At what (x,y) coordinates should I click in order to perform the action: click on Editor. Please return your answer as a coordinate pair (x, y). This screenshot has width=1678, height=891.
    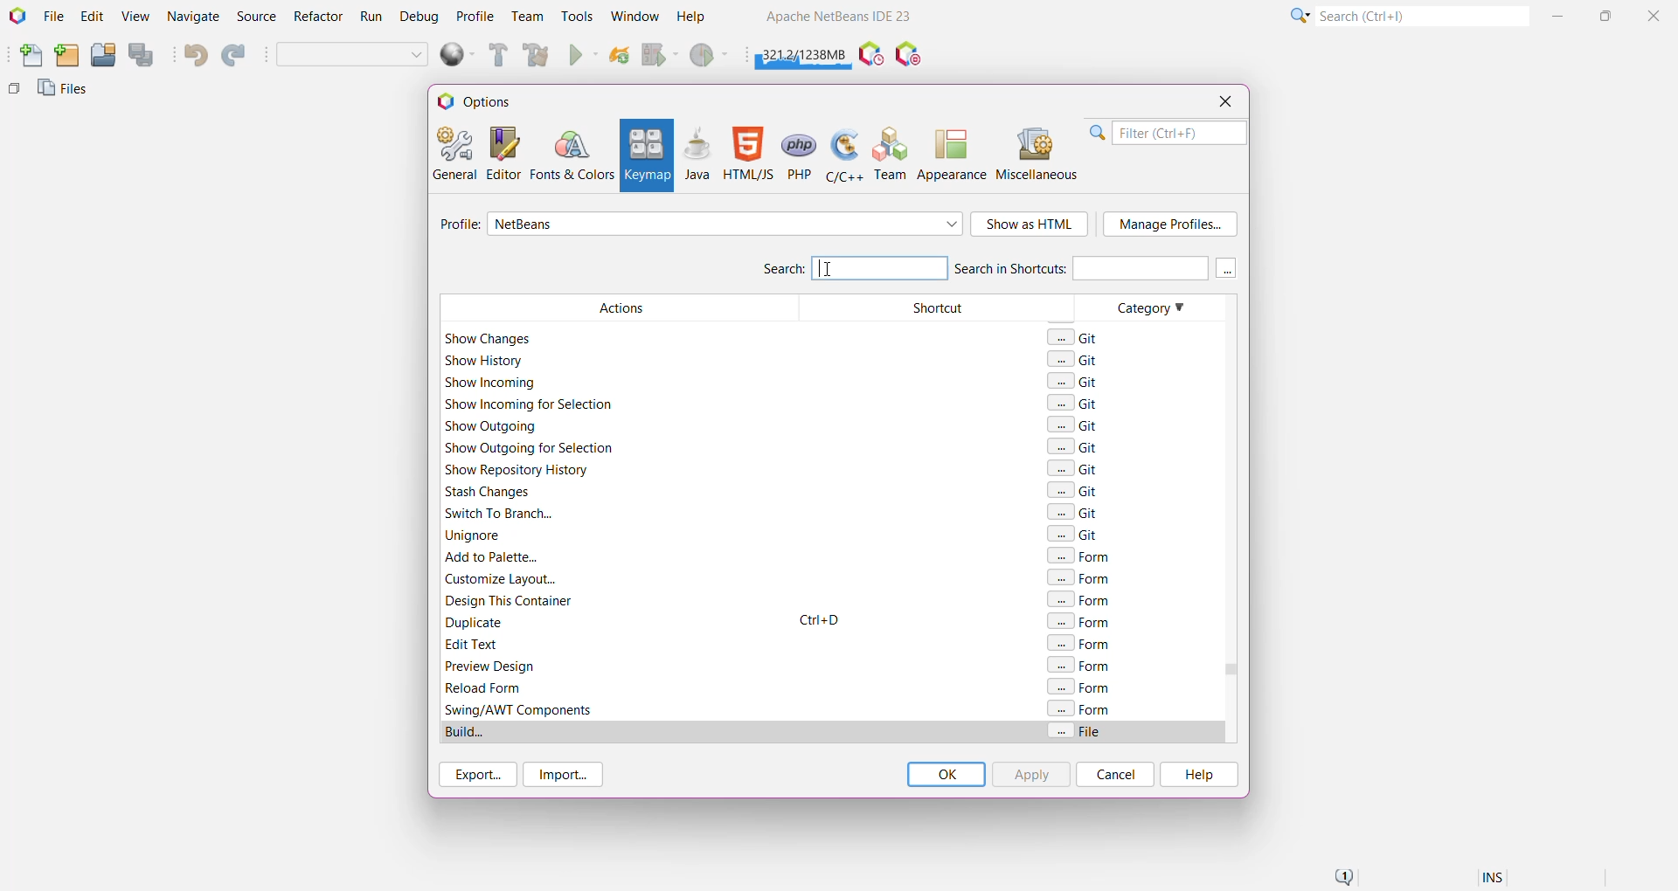
    Looking at the image, I should click on (500, 153).